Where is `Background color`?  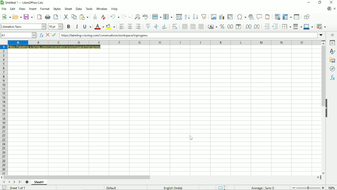 Background color is located at coordinates (111, 27).